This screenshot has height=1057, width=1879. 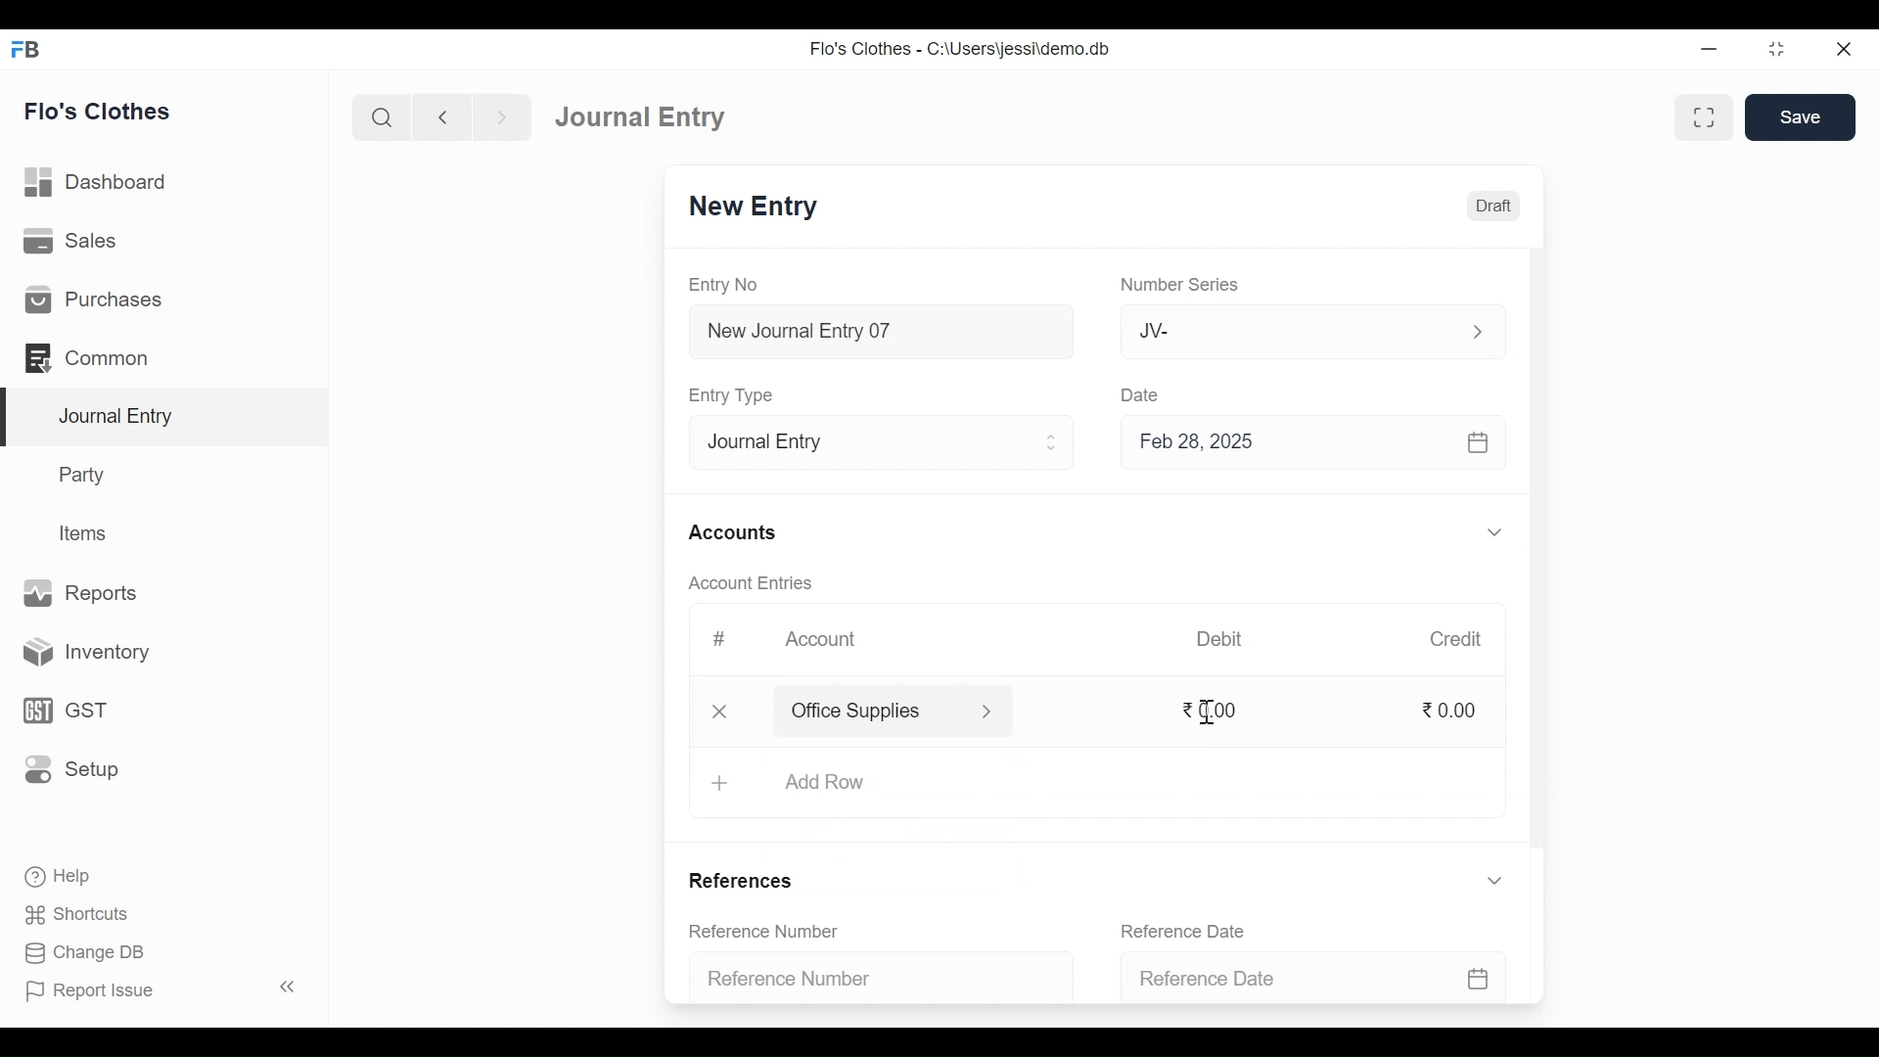 What do you see at coordinates (1845, 50) in the screenshot?
I see `Close` at bounding box center [1845, 50].